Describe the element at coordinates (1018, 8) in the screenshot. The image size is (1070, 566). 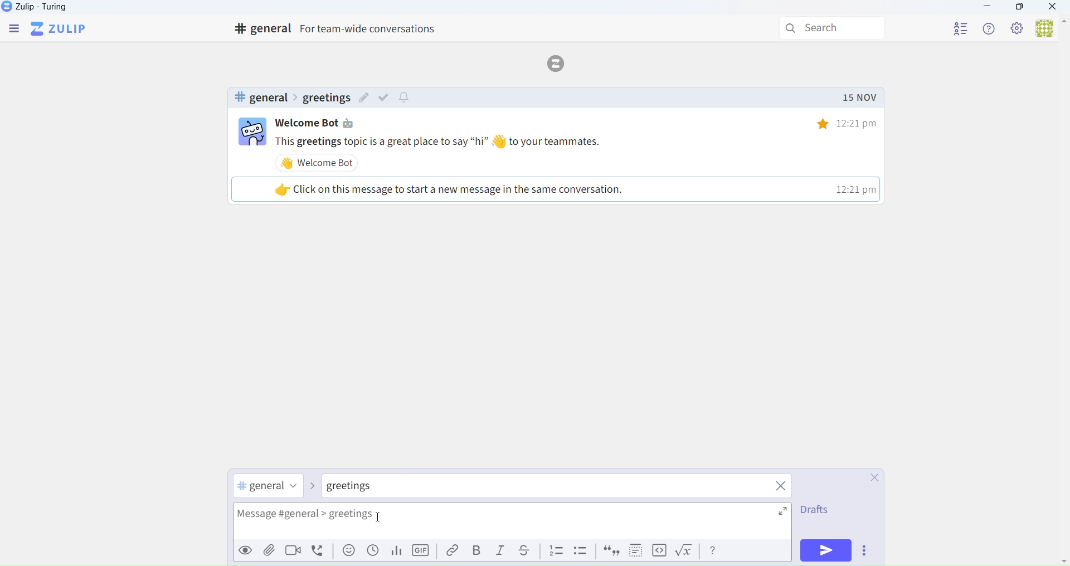
I see `restore down` at that location.